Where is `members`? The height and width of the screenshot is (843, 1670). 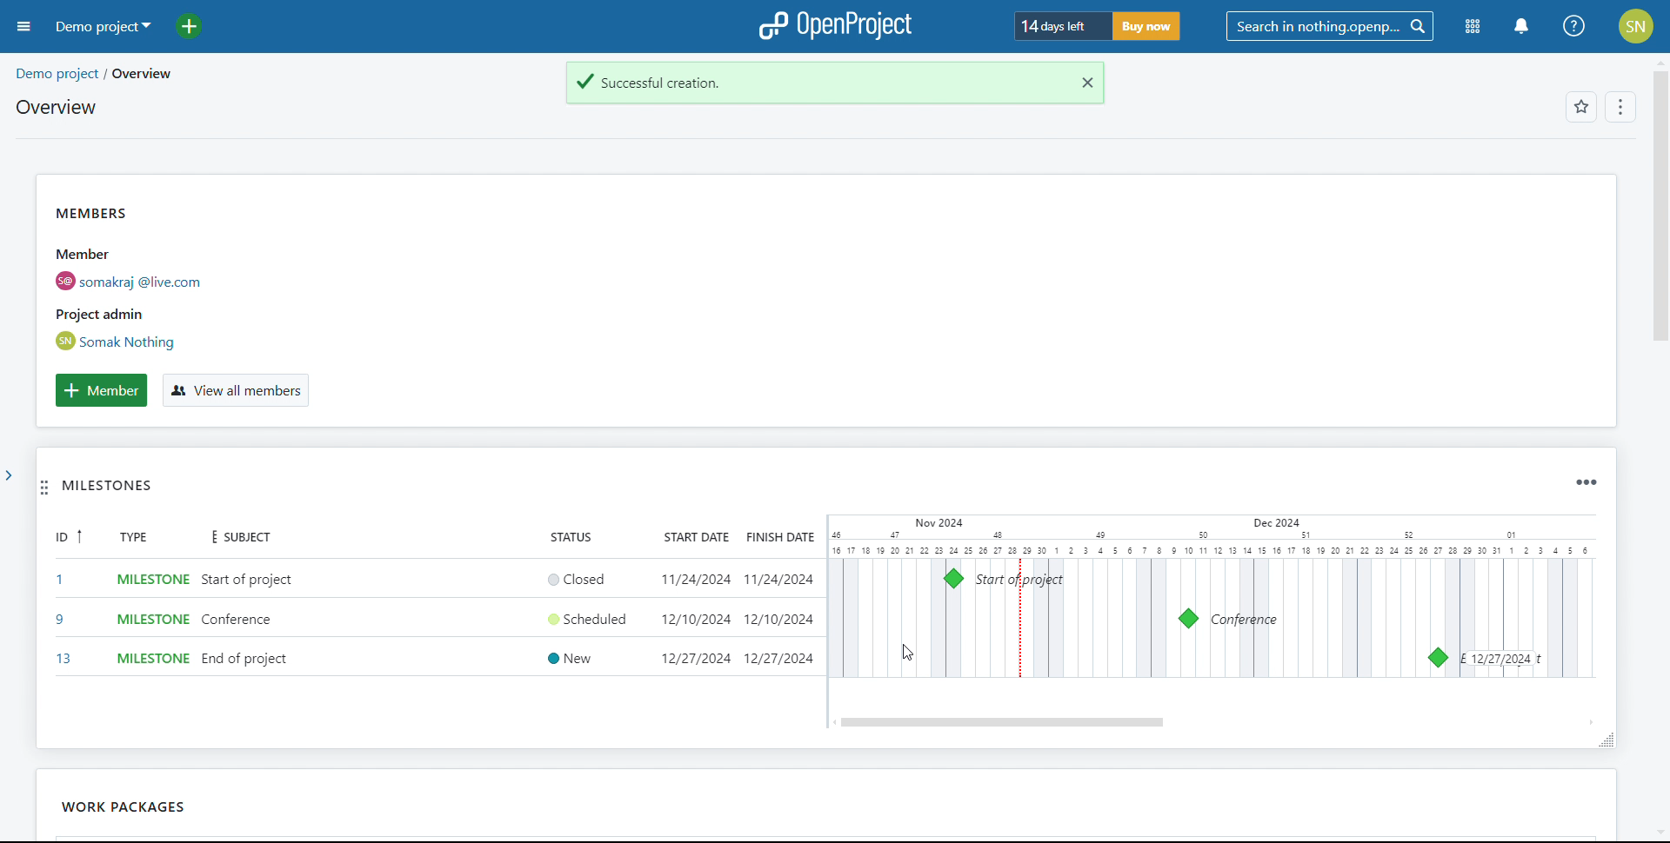
members is located at coordinates (160, 277).